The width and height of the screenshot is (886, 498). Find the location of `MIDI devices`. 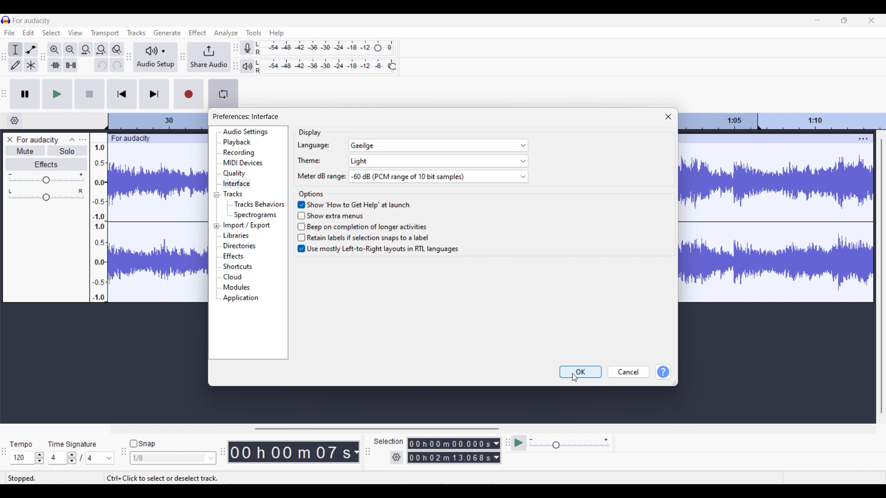

MIDI devices is located at coordinates (243, 163).